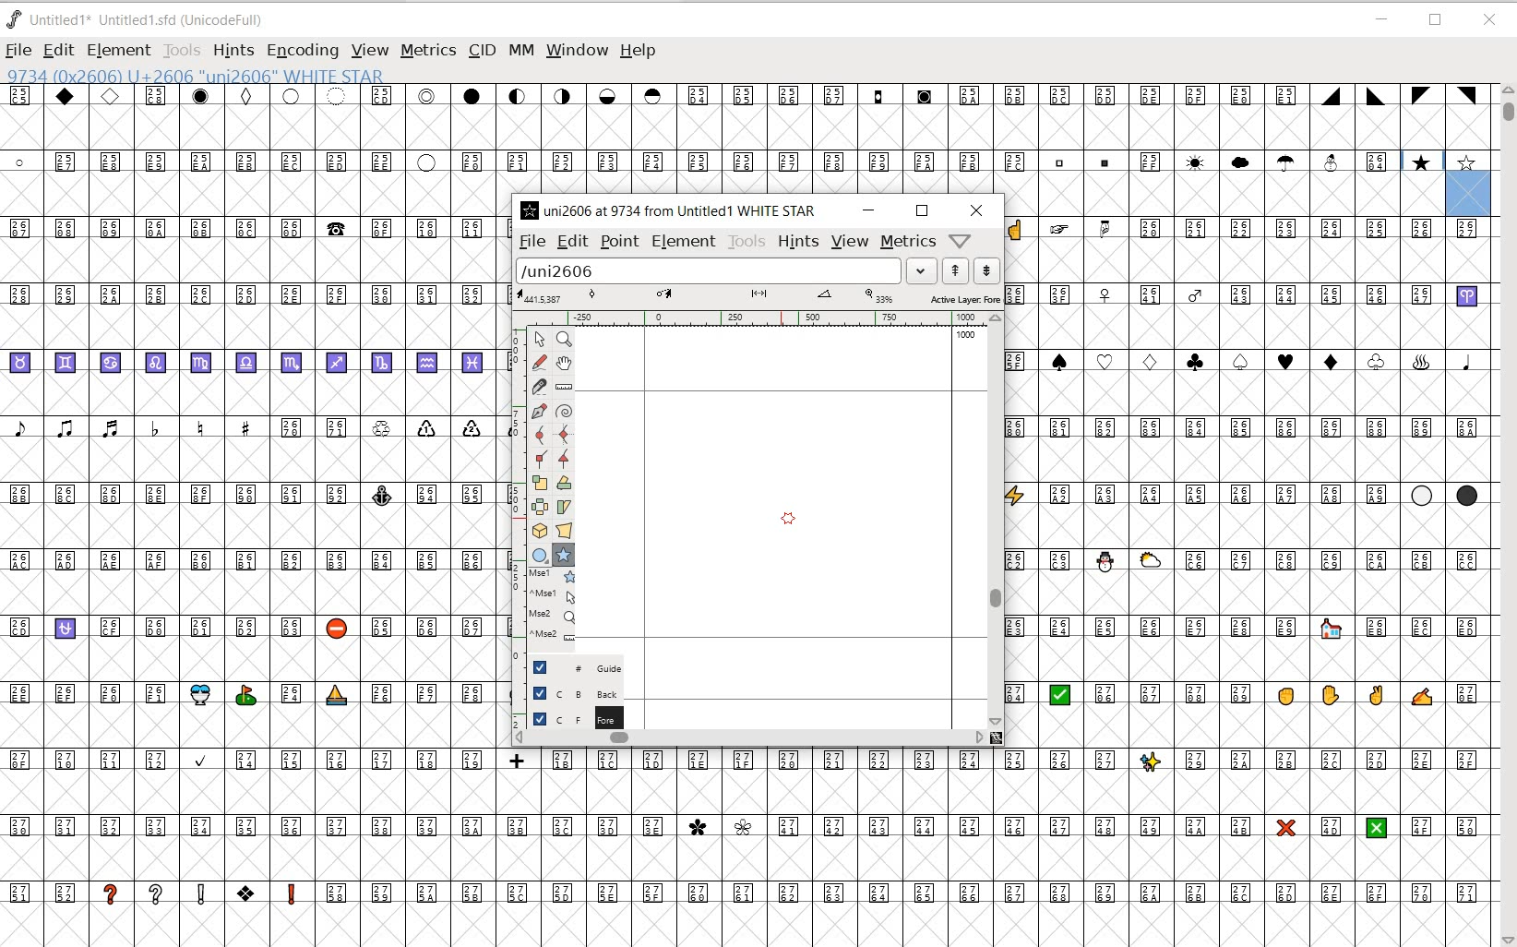 Image resolution: width=1517 pixels, height=947 pixels. I want to click on MAGNIFY, so click(564, 341).